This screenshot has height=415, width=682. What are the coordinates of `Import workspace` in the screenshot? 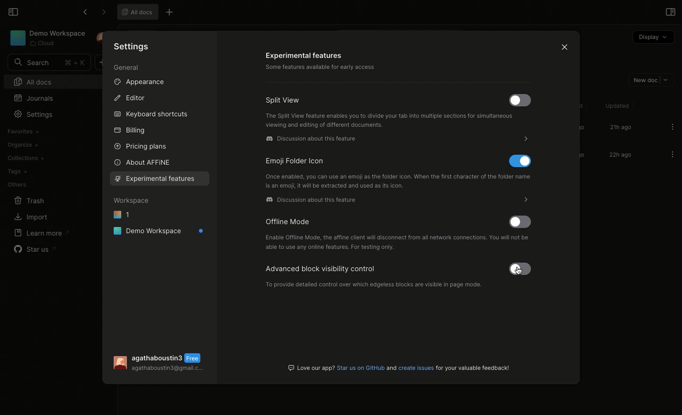 It's located at (45, 131).